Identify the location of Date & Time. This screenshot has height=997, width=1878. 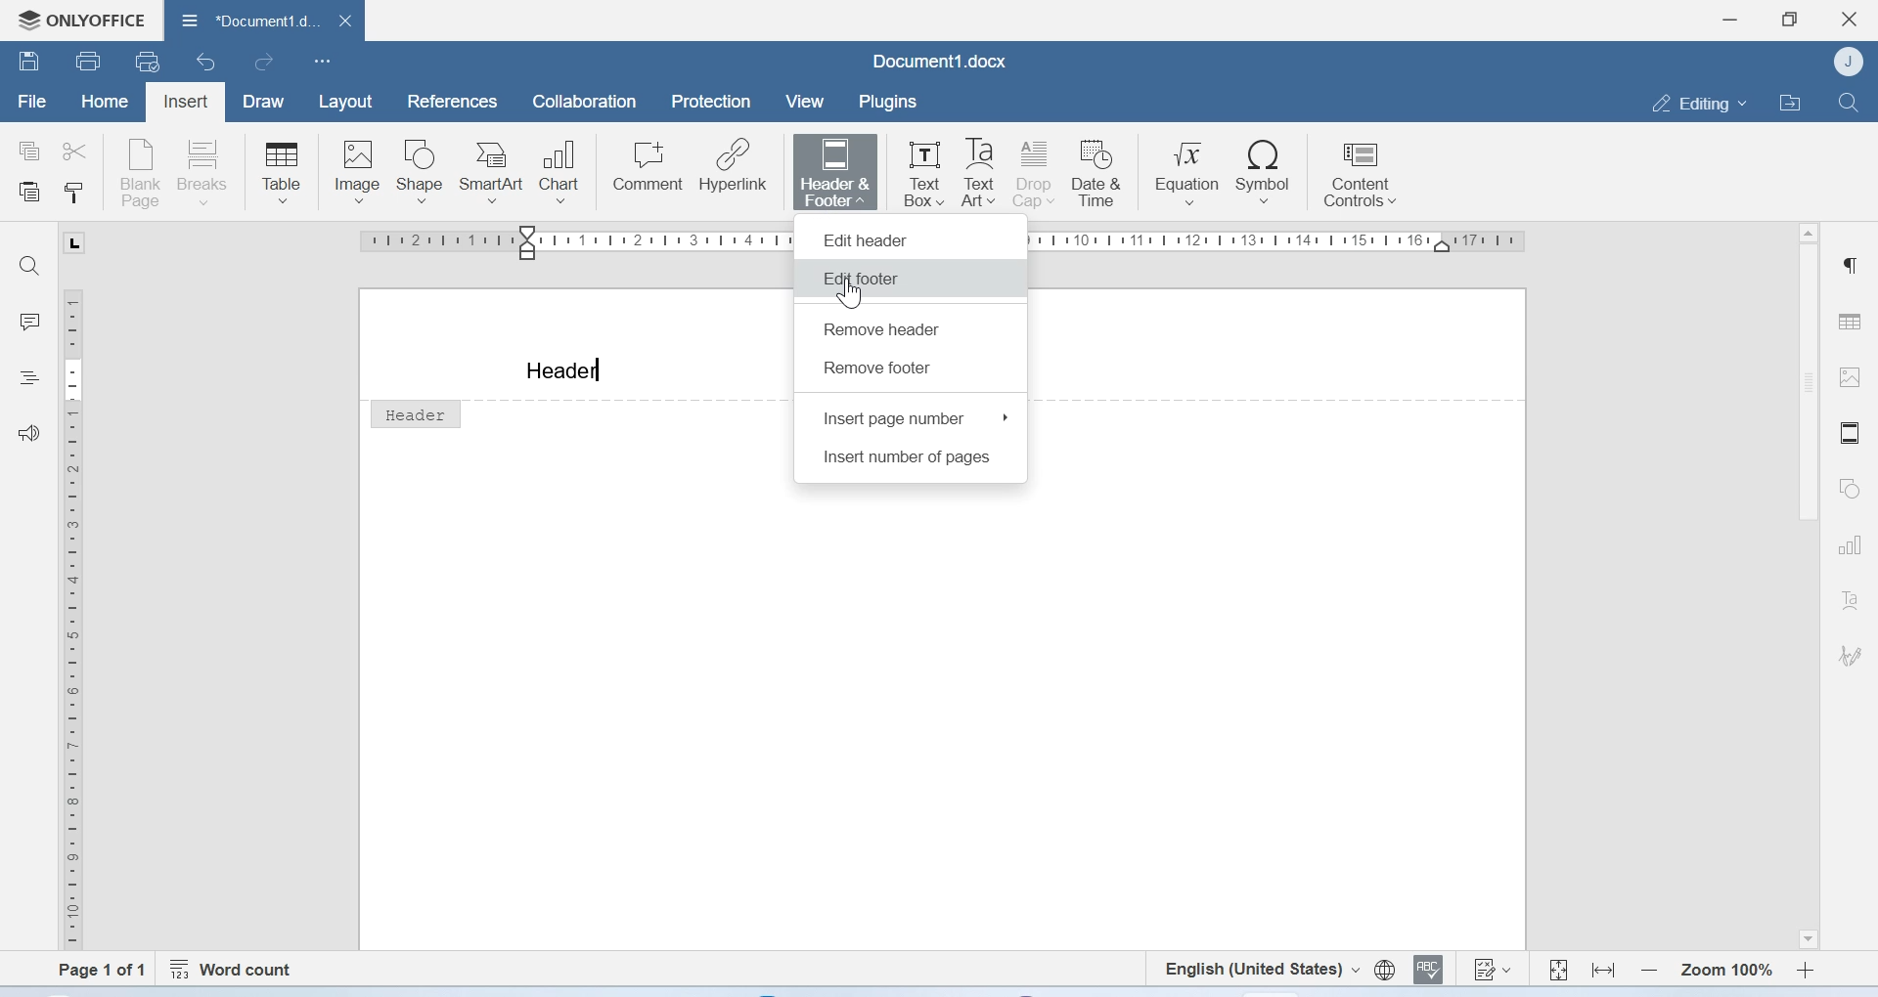
(1101, 173).